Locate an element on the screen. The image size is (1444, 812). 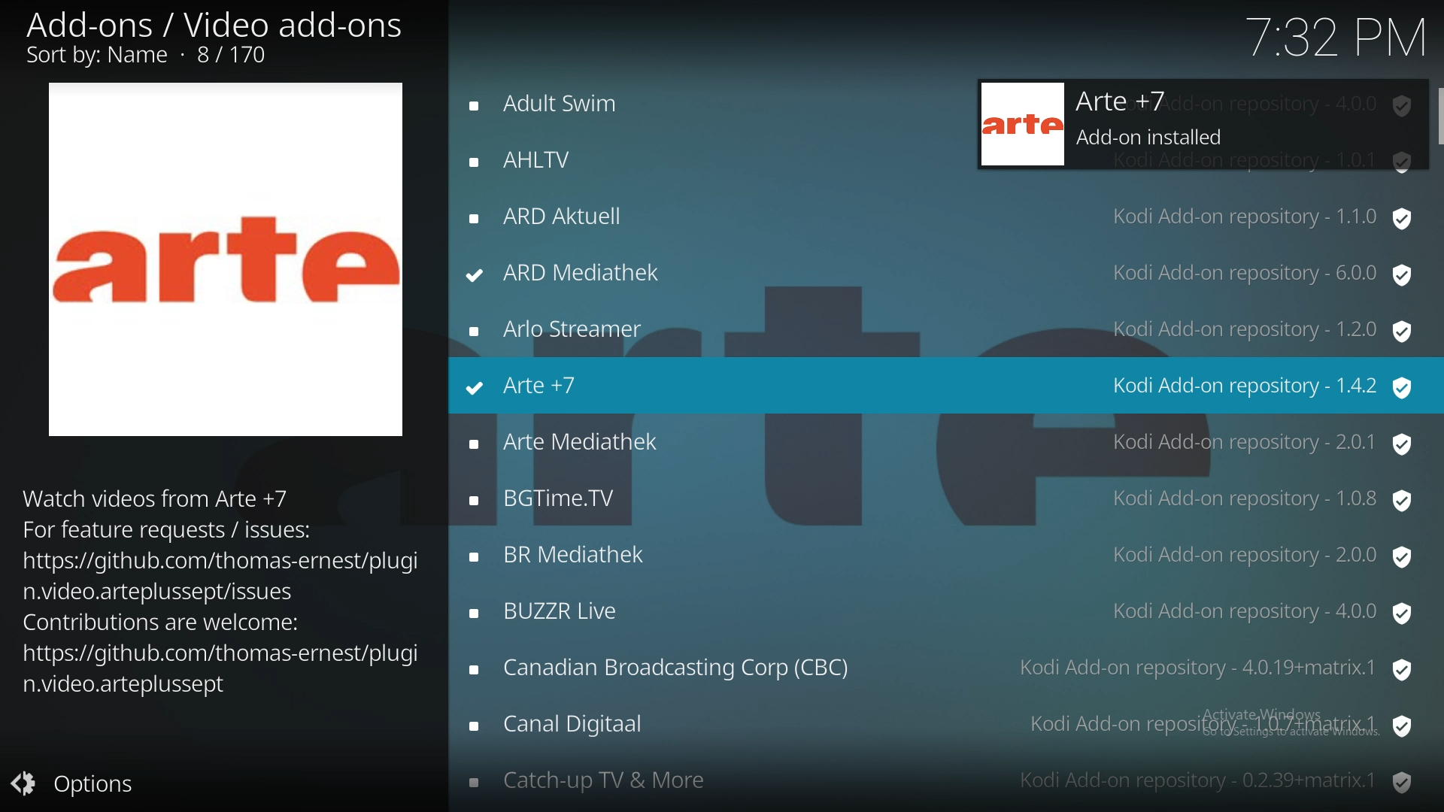
add on is located at coordinates (936, 217).